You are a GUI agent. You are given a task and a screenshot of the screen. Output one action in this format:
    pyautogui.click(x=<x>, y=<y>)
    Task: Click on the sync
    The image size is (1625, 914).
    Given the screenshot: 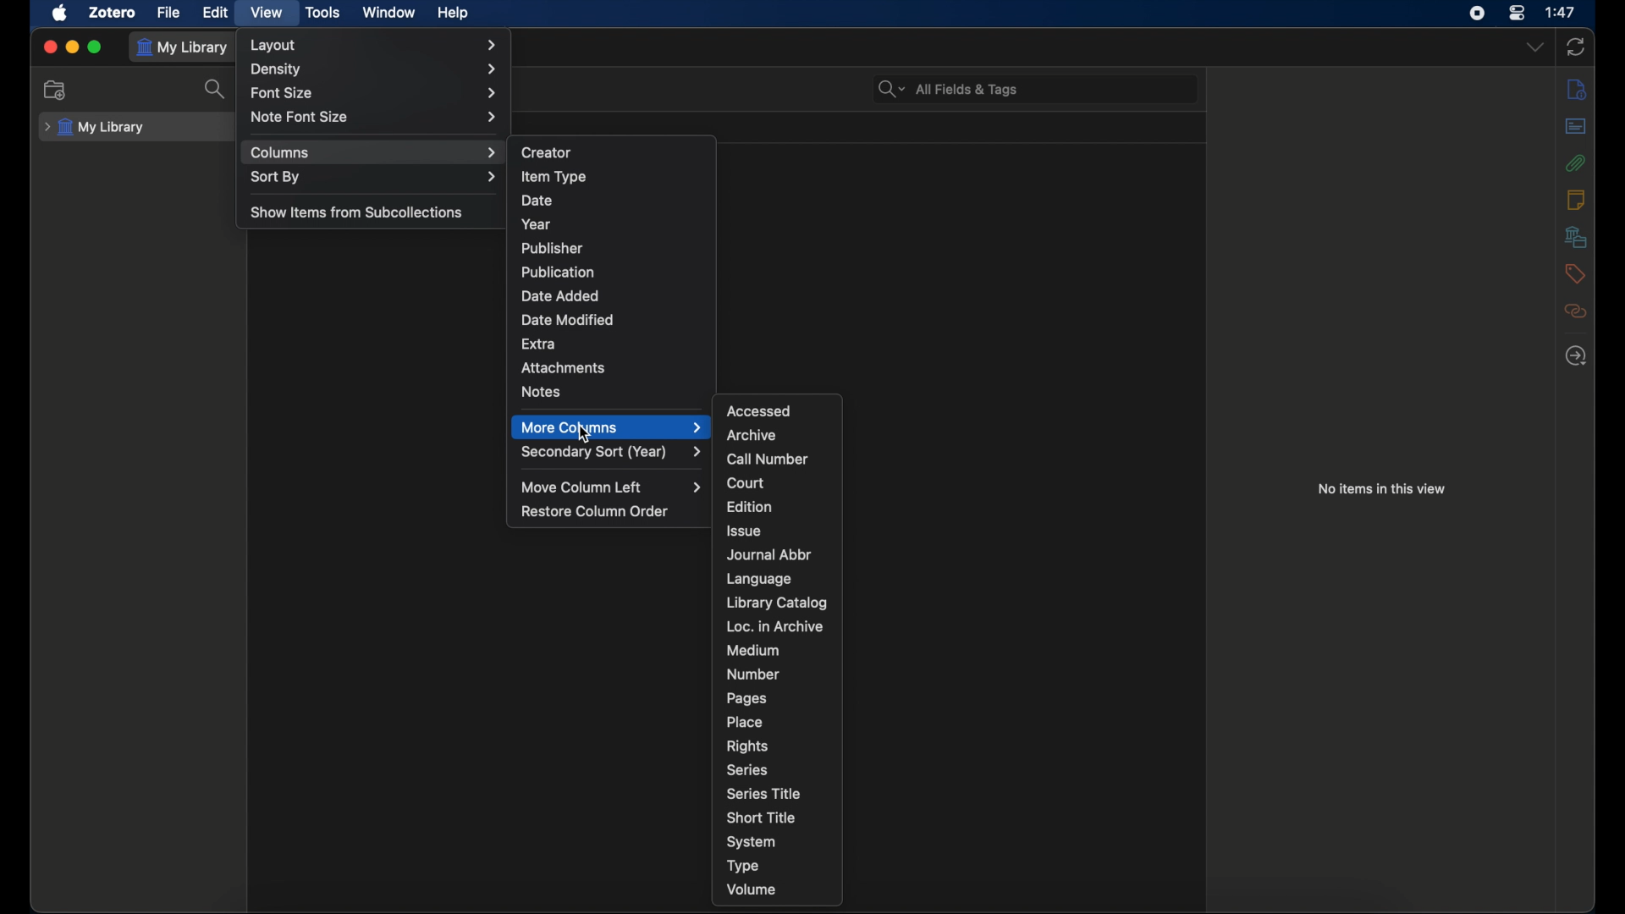 What is the action you would take?
    pyautogui.click(x=1576, y=47)
    